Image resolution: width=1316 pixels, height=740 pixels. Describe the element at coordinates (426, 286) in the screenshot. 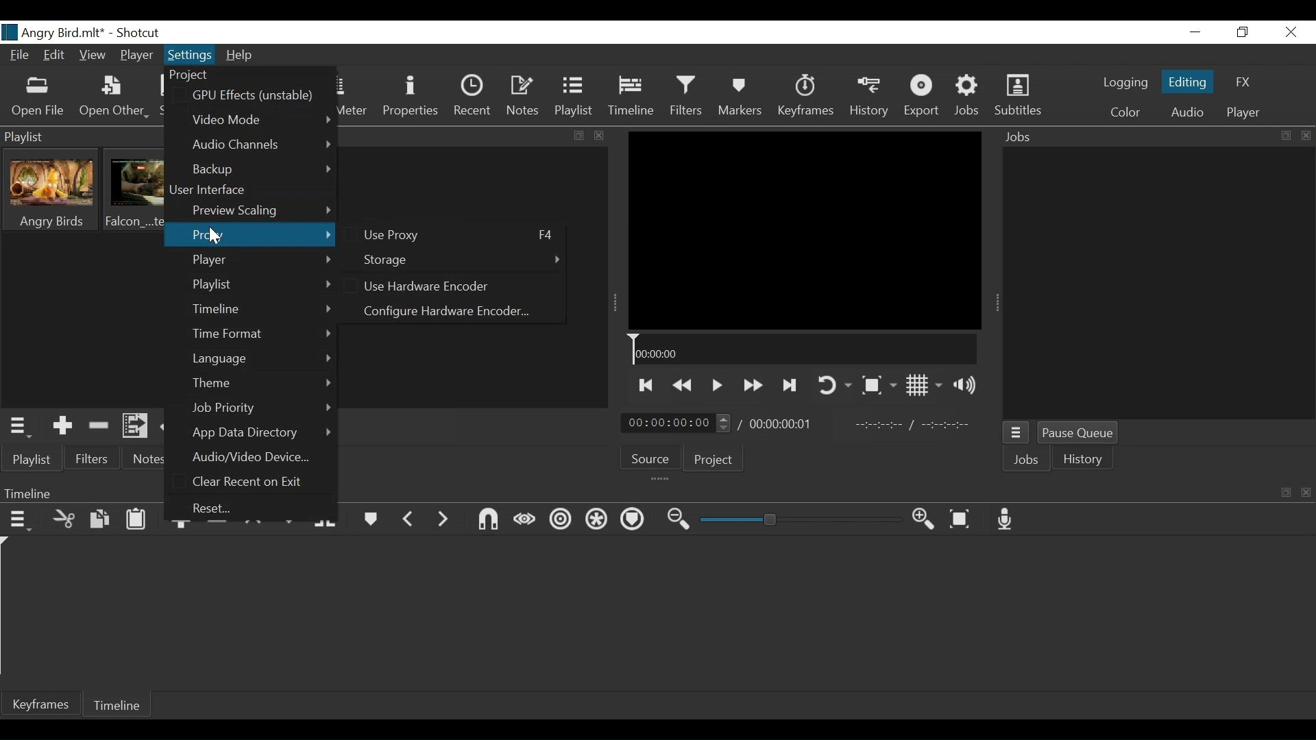

I see `(un)select Use Hardware Encoder` at that location.